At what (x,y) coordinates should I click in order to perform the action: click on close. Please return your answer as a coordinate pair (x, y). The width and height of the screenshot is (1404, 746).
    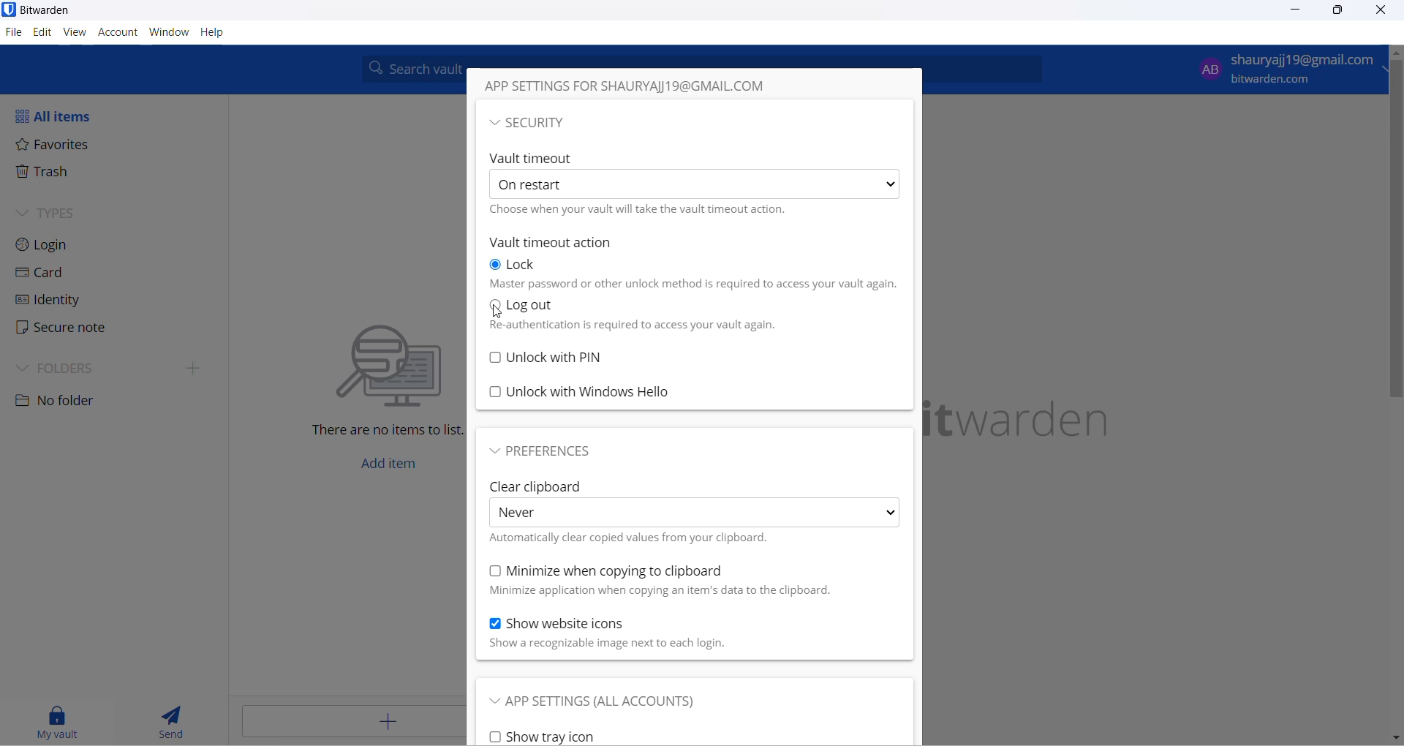
    Looking at the image, I should click on (1380, 11).